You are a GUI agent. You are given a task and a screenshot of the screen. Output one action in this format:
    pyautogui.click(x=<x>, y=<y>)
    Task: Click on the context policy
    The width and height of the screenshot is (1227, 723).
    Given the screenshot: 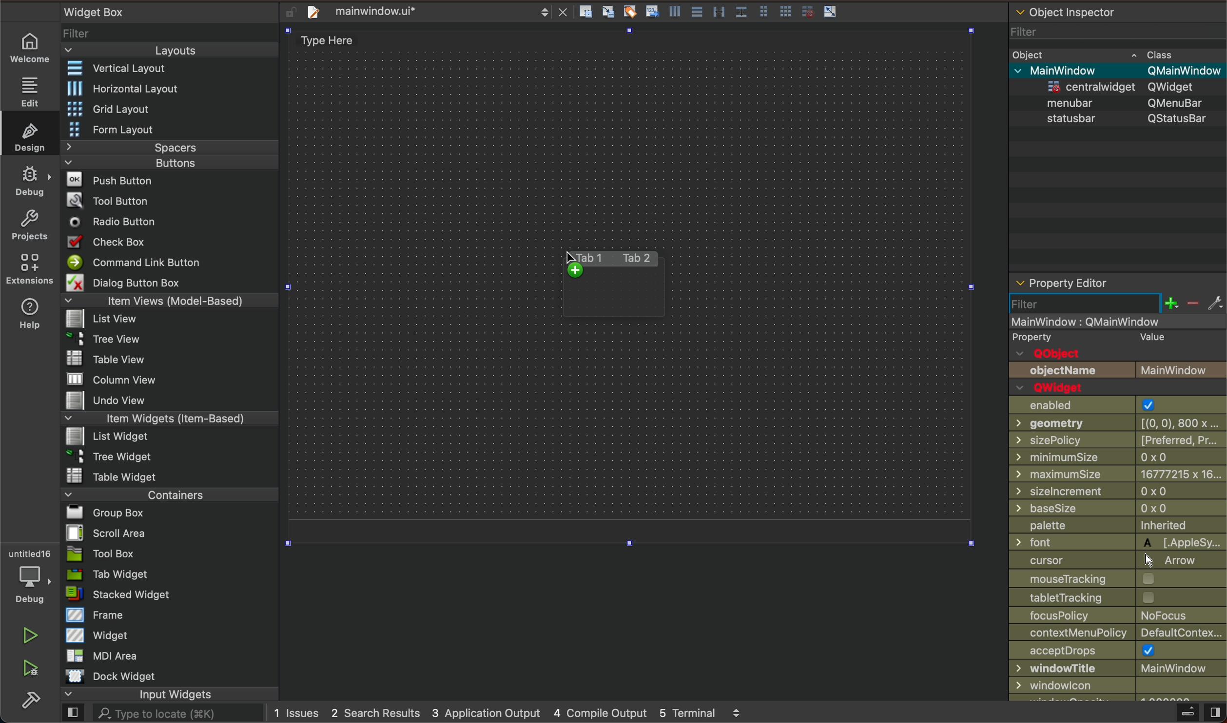 What is the action you would take?
    pyautogui.click(x=1118, y=633)
    